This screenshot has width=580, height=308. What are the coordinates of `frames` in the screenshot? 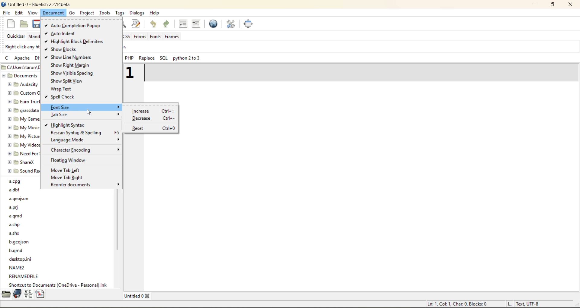 It's located at (172, 36).